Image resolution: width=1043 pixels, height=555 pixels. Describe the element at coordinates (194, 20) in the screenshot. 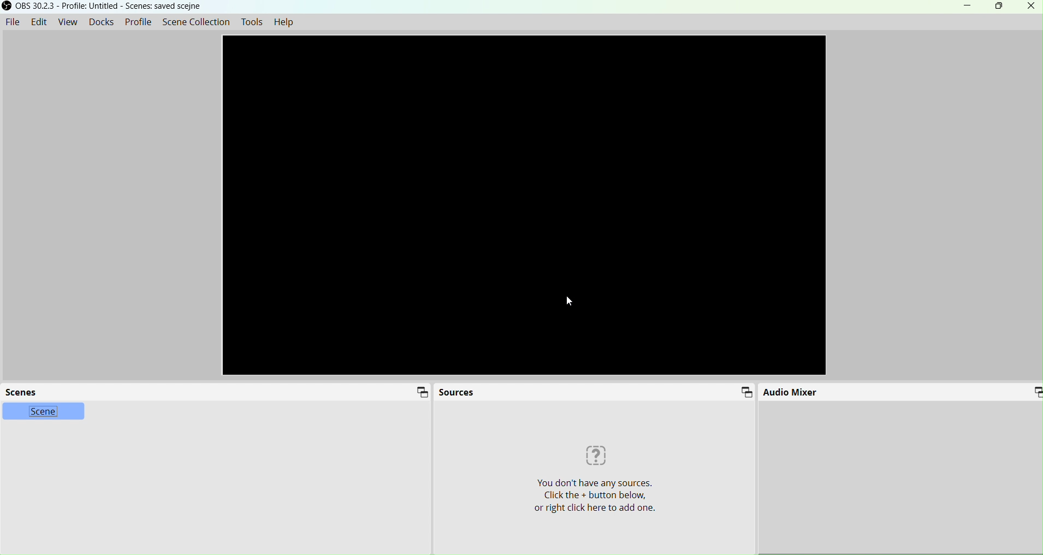

I see `Scene Collection` at that location.